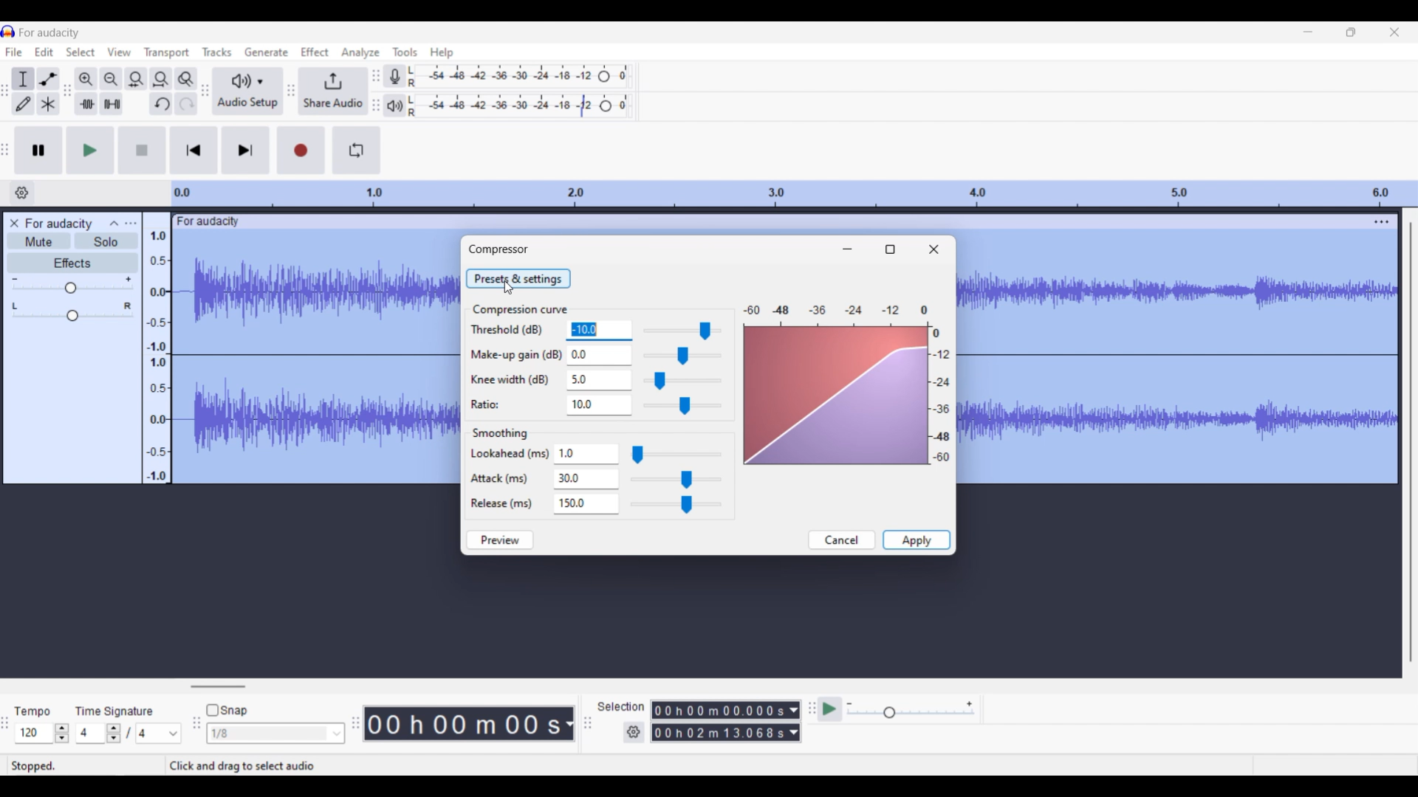  What do you see at coordinates (442, 53) in the screenshot?
I see `Help` at bounding box center [442, 53].